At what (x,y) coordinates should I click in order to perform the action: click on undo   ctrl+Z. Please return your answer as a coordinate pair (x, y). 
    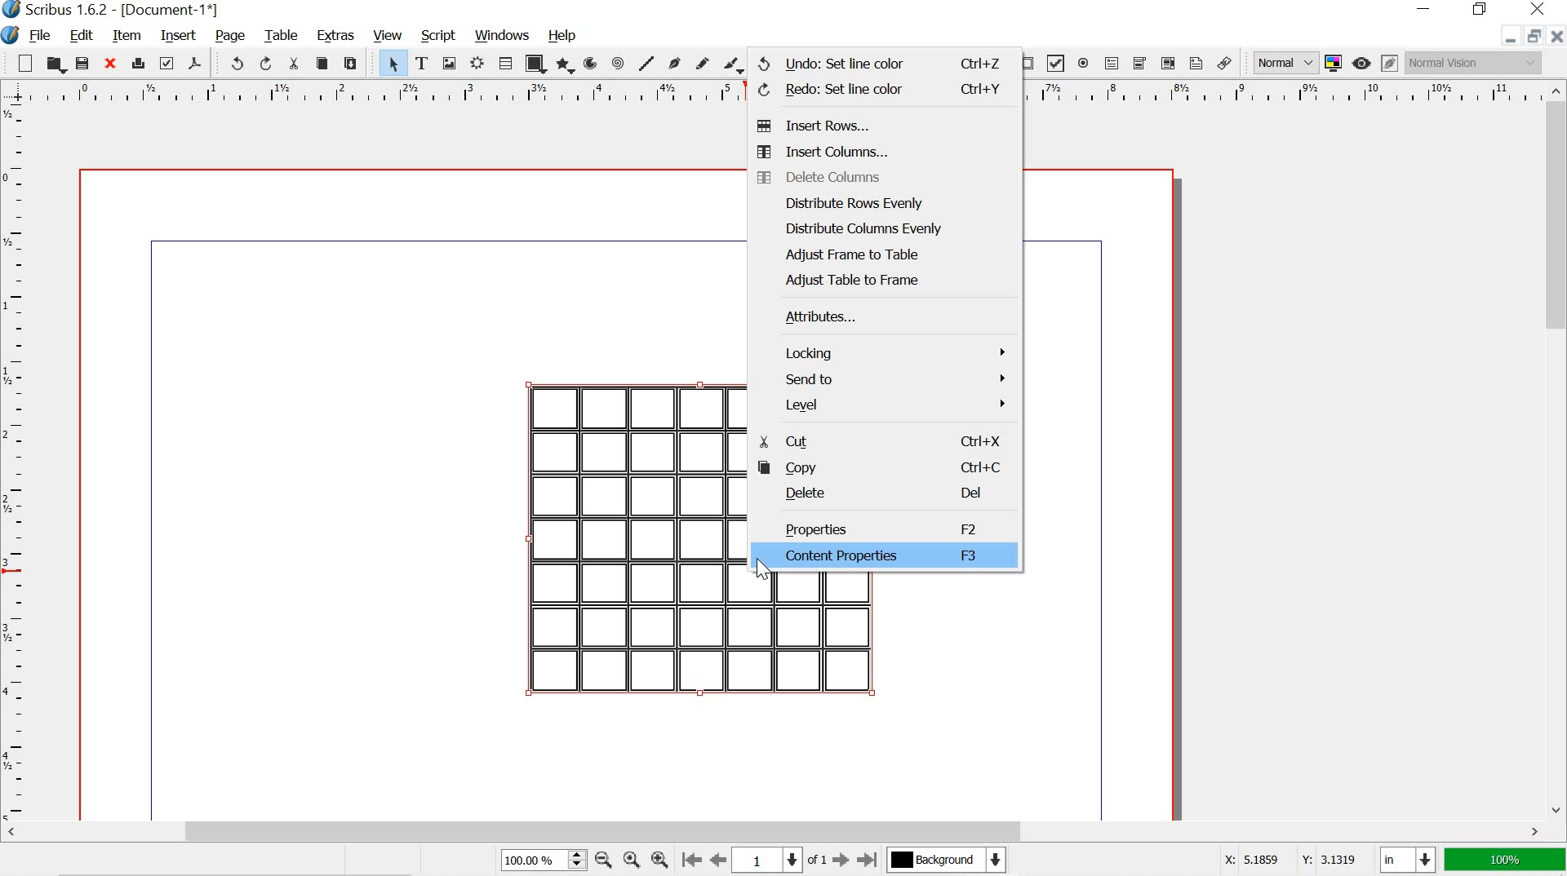
    Looking at the image, I should click on (886, 62).